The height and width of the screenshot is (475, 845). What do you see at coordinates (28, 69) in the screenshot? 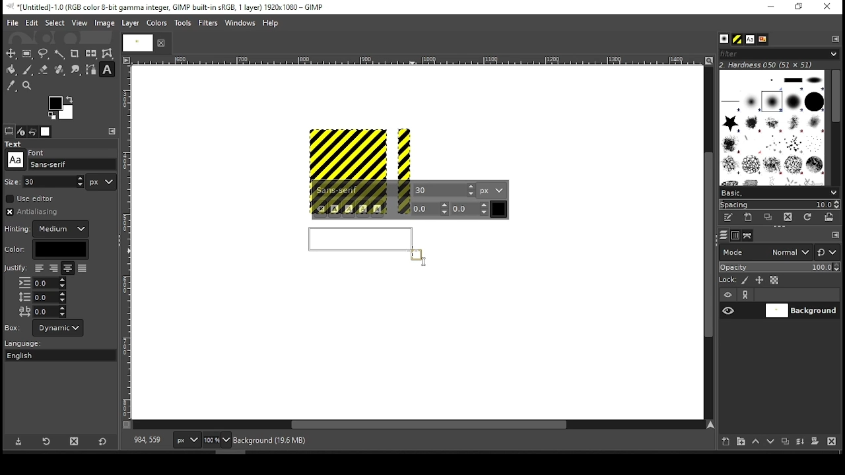
I see `paint brush tool` at bounding box center [28, 69].